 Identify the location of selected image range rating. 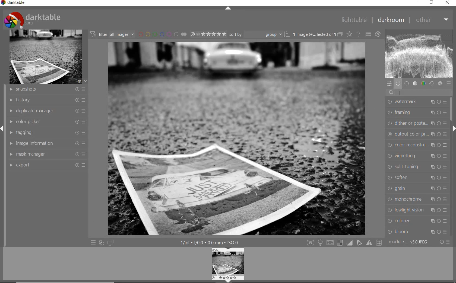
(207, 34).